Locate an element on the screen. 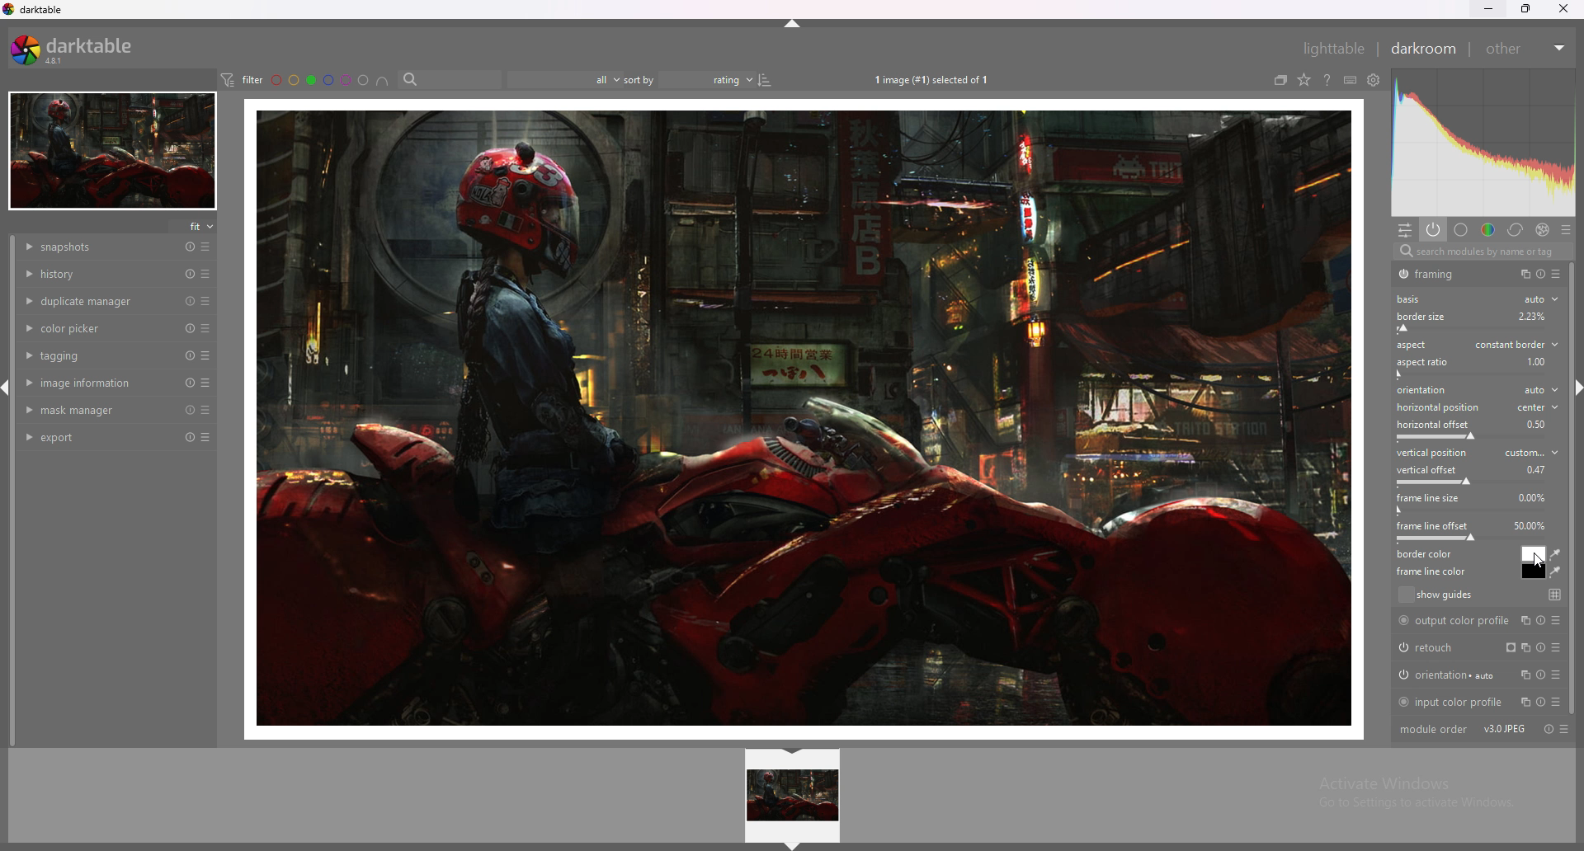 This screenshot has width=1584, height=851. horizontal offset is located at coordinates (1435, 425).